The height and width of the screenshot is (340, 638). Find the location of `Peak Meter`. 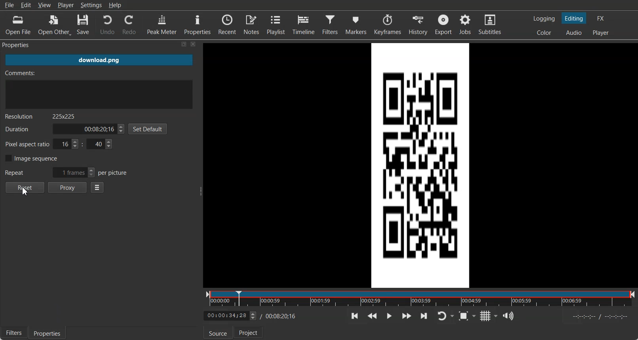

Peak Meter is located at coordinates (161, 25).